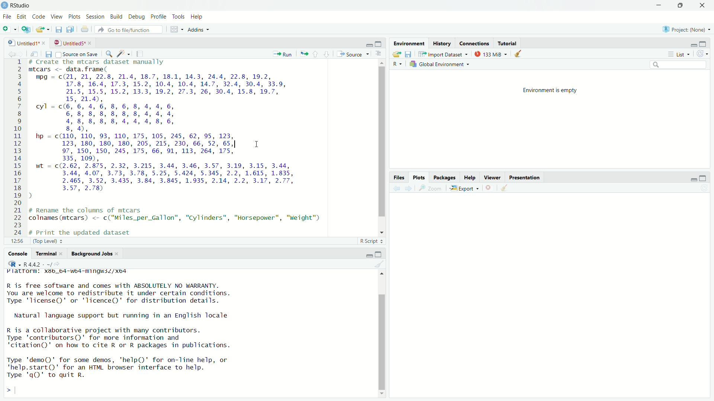  What do you see at coordinates (39, 16) in the screenshot?
I see `Code` at bounding box center [39, 16].